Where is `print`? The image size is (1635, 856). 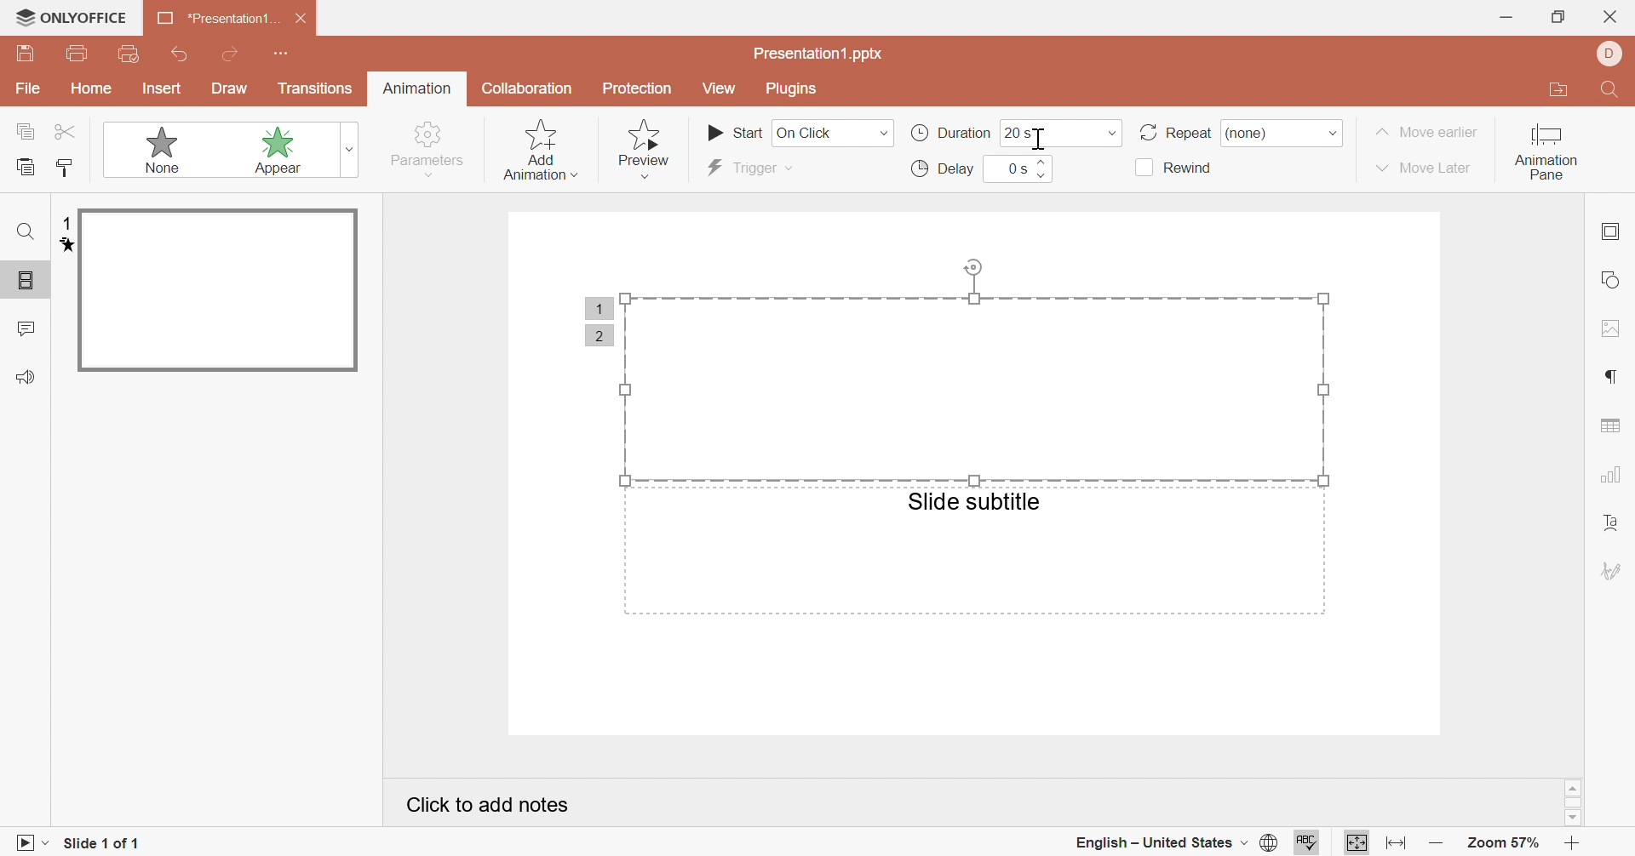 print is located at coordinates (79, 52).